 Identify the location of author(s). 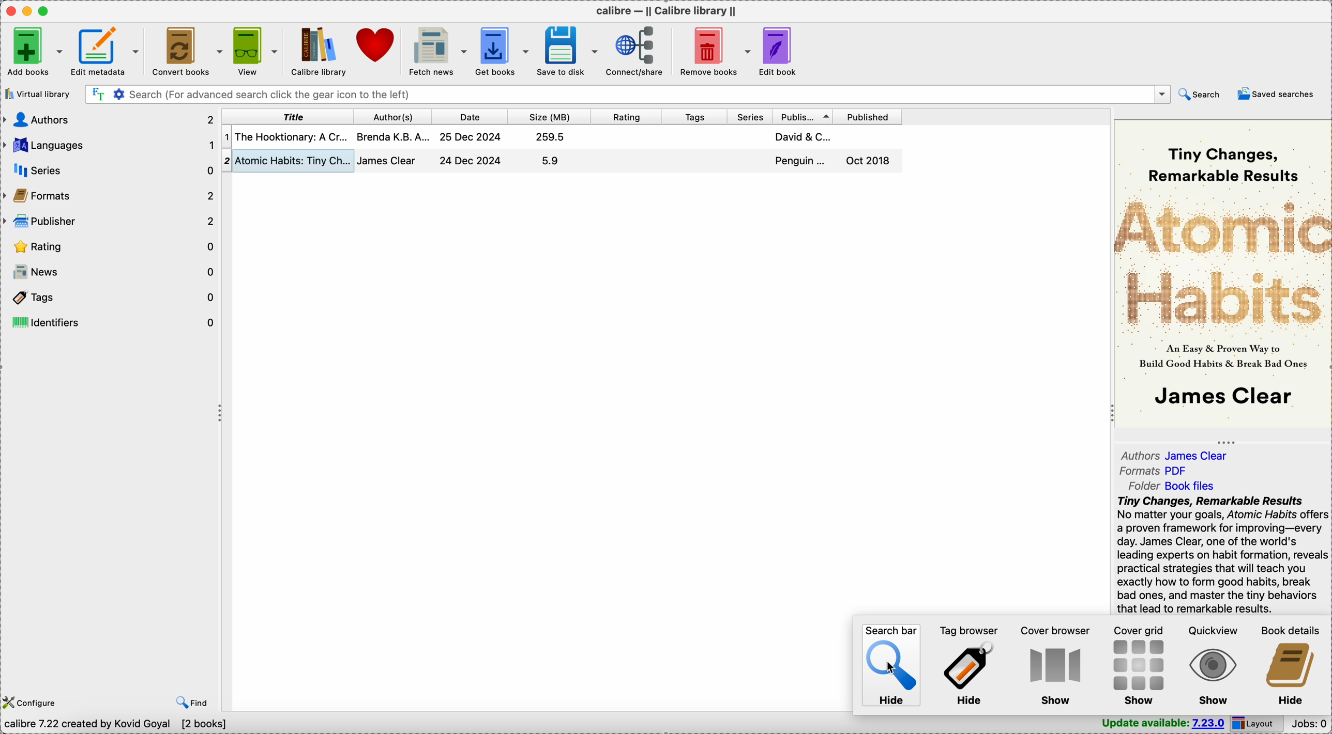
(393, 116).